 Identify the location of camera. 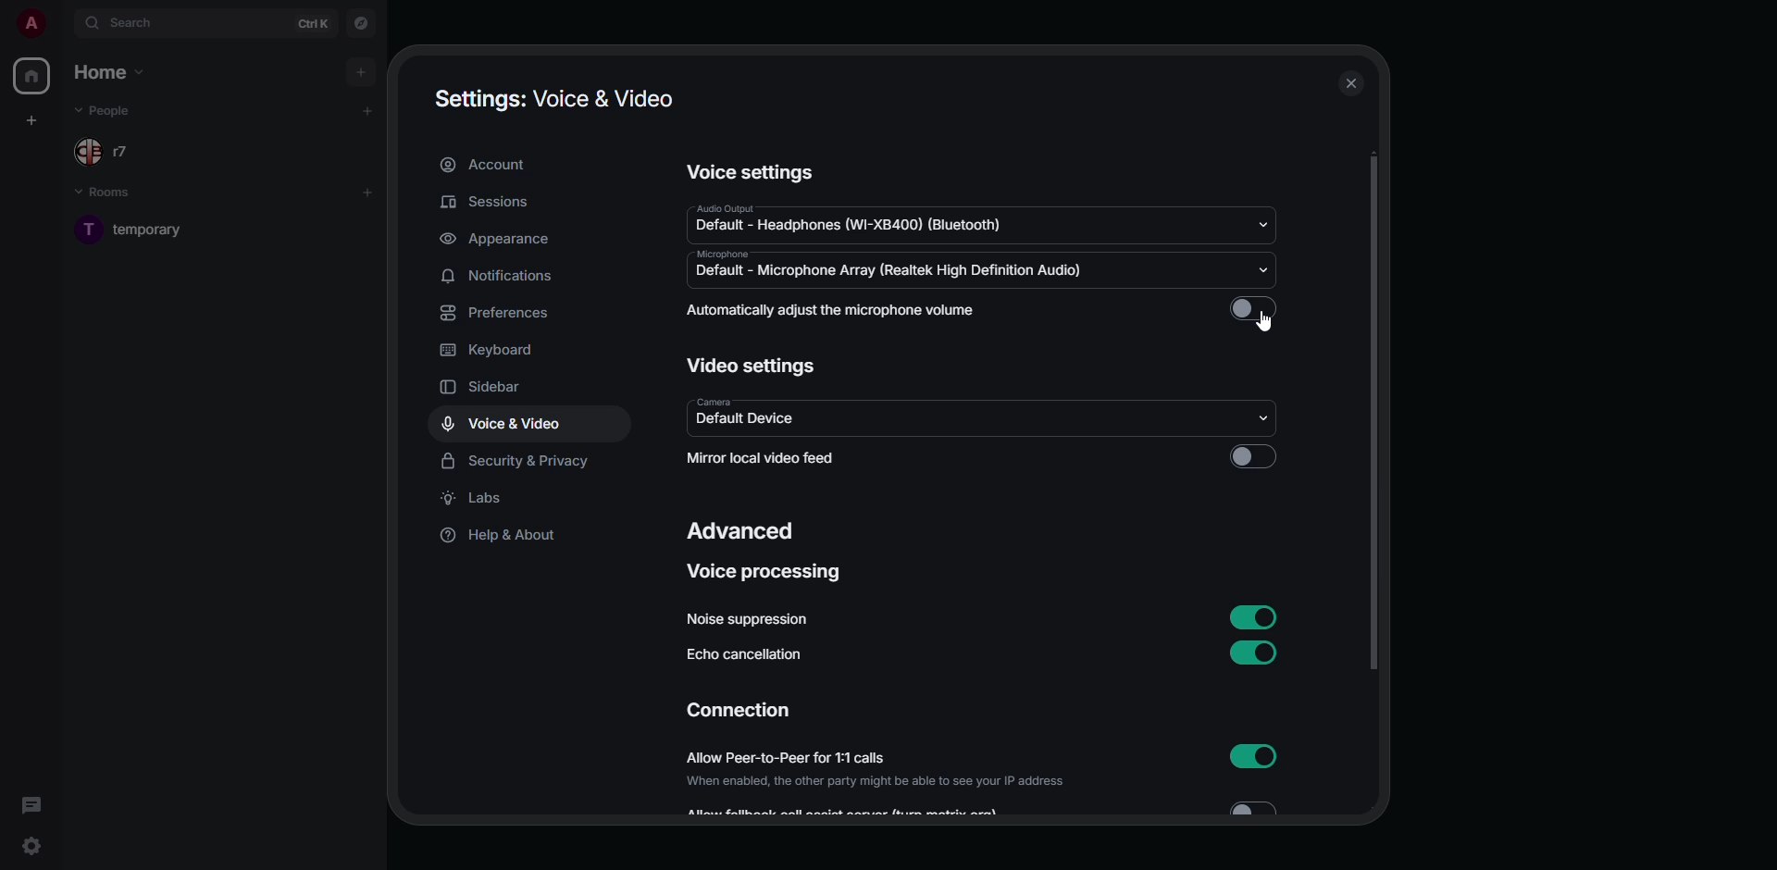
(751, 415).